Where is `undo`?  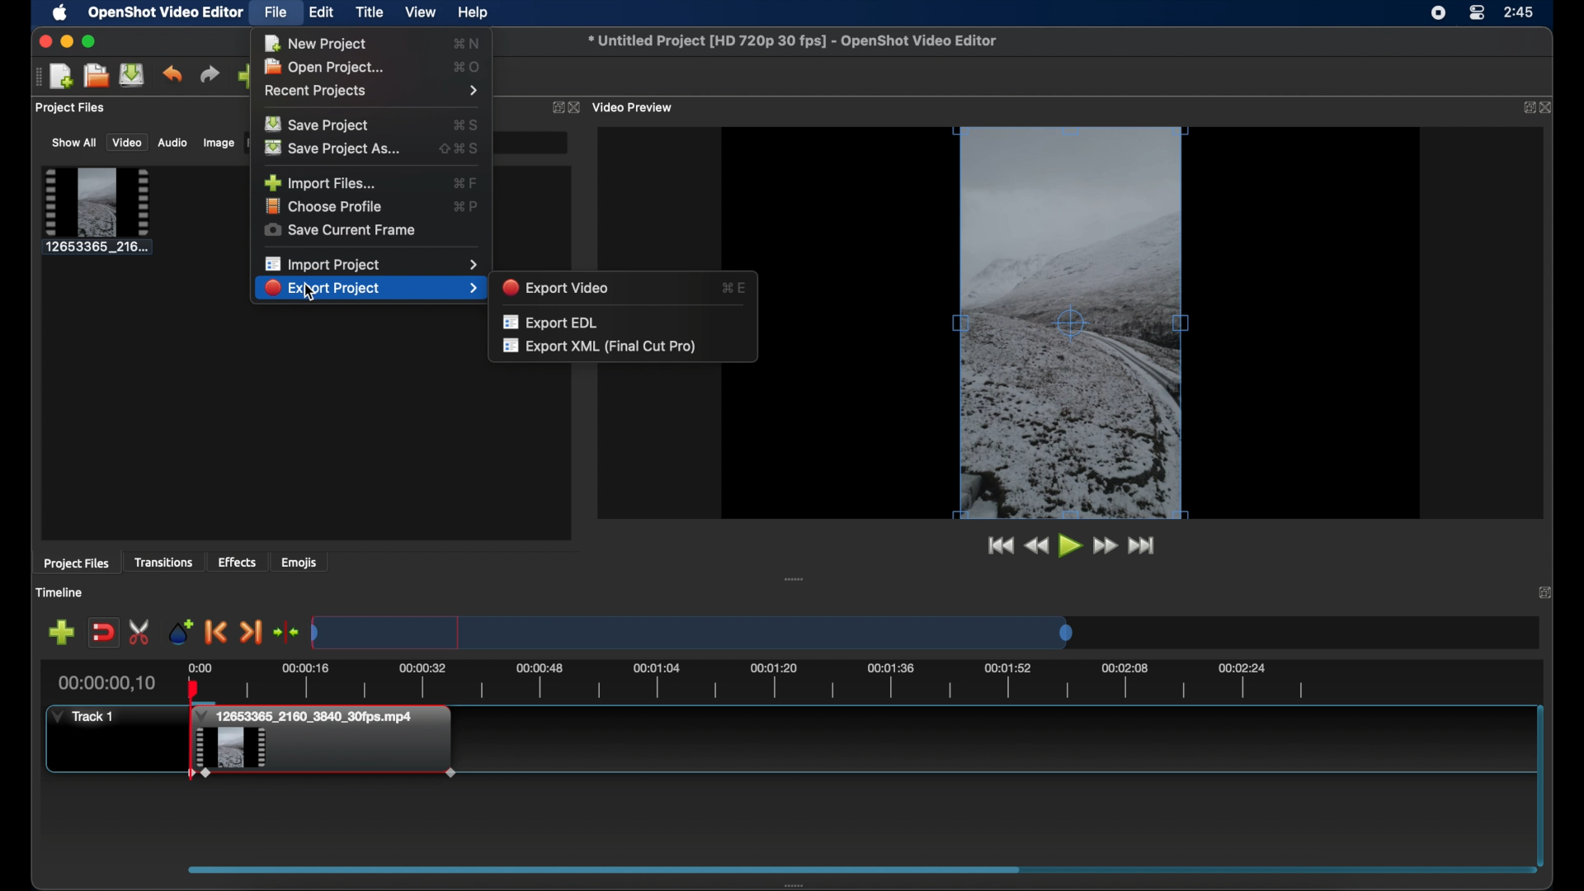
undo is located at coordinates (172, 74).